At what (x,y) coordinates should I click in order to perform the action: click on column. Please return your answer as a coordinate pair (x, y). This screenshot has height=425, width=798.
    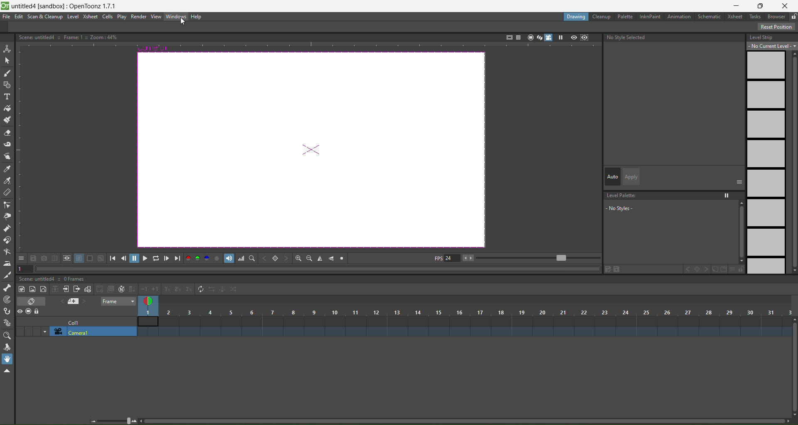
    Looking at the image, I should click on (465, 312).